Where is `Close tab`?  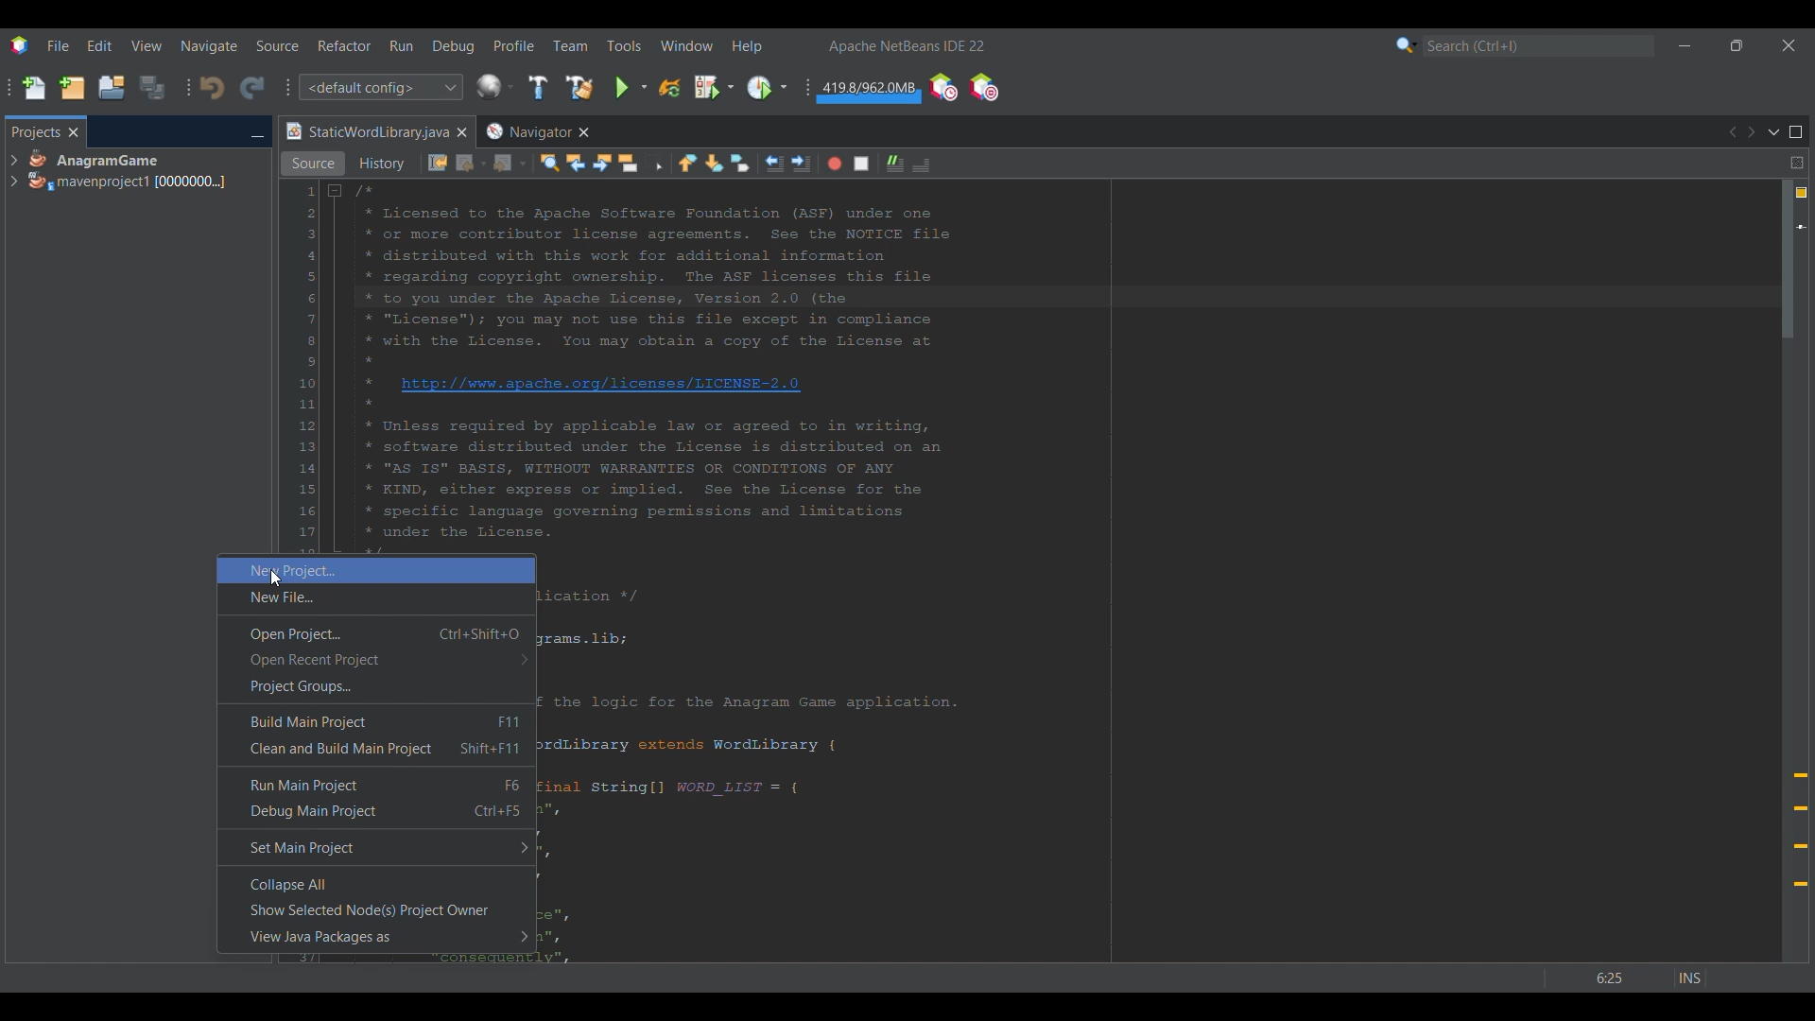
Close tab is located at coordinates (74, 132).